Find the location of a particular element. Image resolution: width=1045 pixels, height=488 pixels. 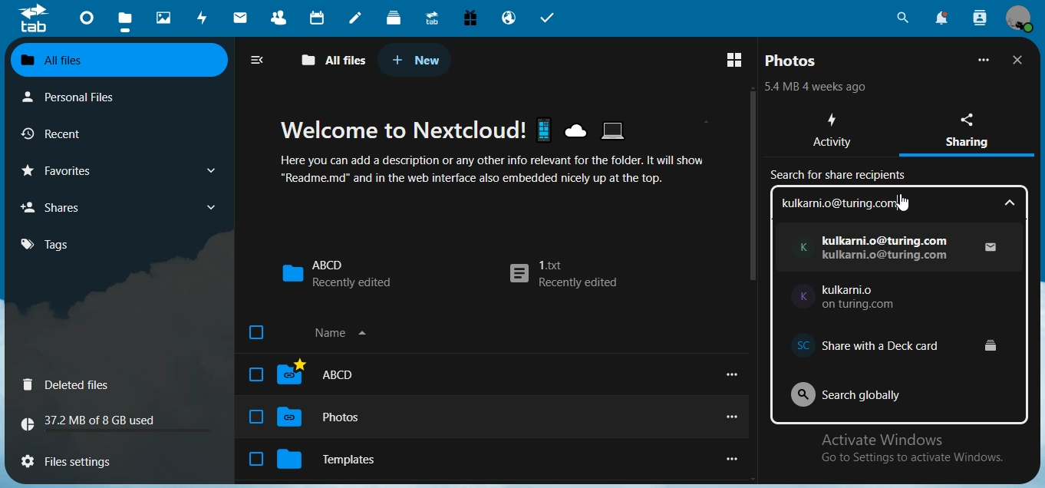

close is located at coordinates (1020, 60).